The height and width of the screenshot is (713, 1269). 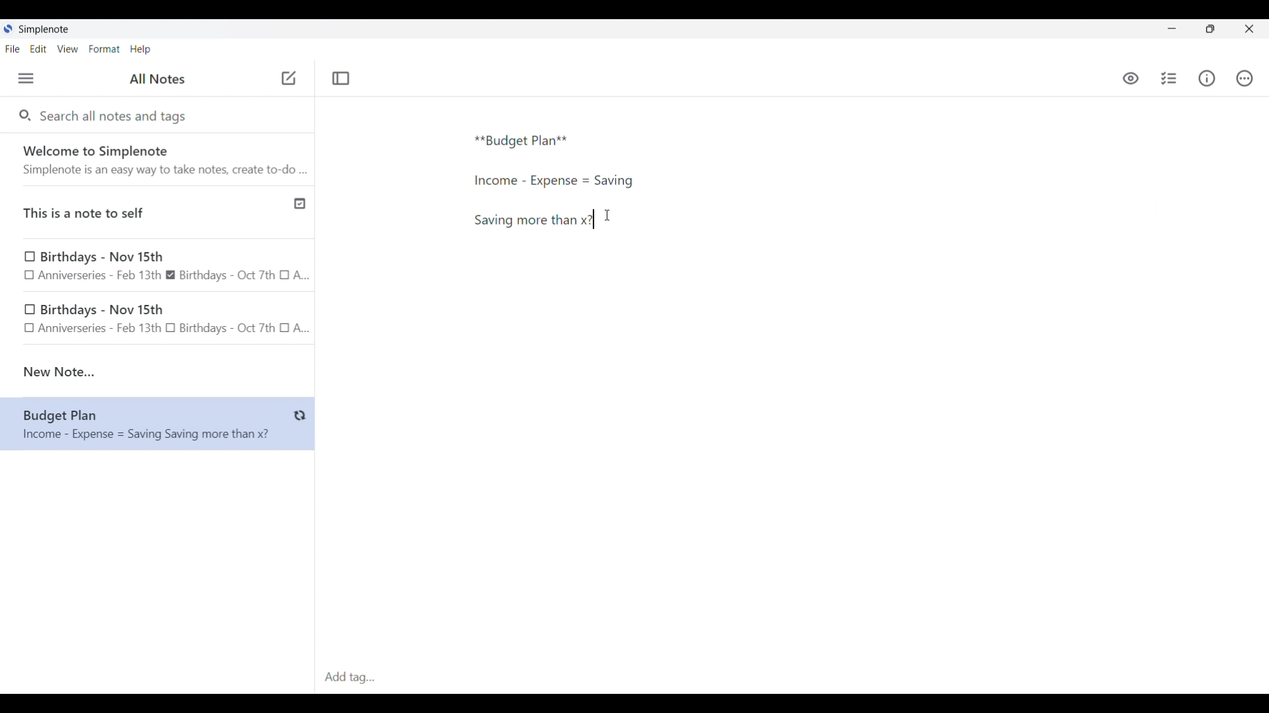 I want to click on Show interface in a smaller tab, so click(x=1210, y=29).